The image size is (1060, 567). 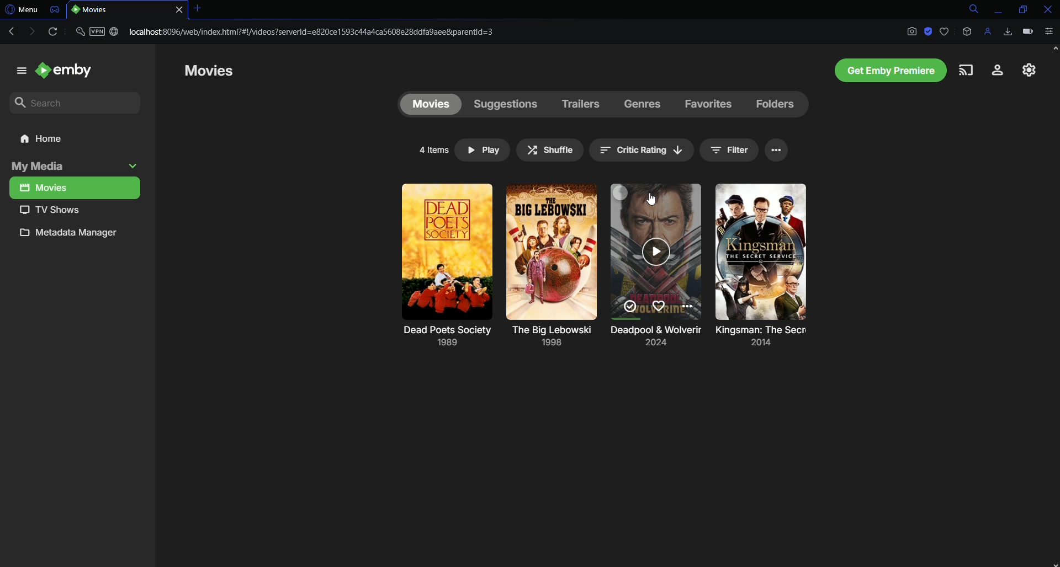 I want to click on Settings, so click(x=1025, y=71).